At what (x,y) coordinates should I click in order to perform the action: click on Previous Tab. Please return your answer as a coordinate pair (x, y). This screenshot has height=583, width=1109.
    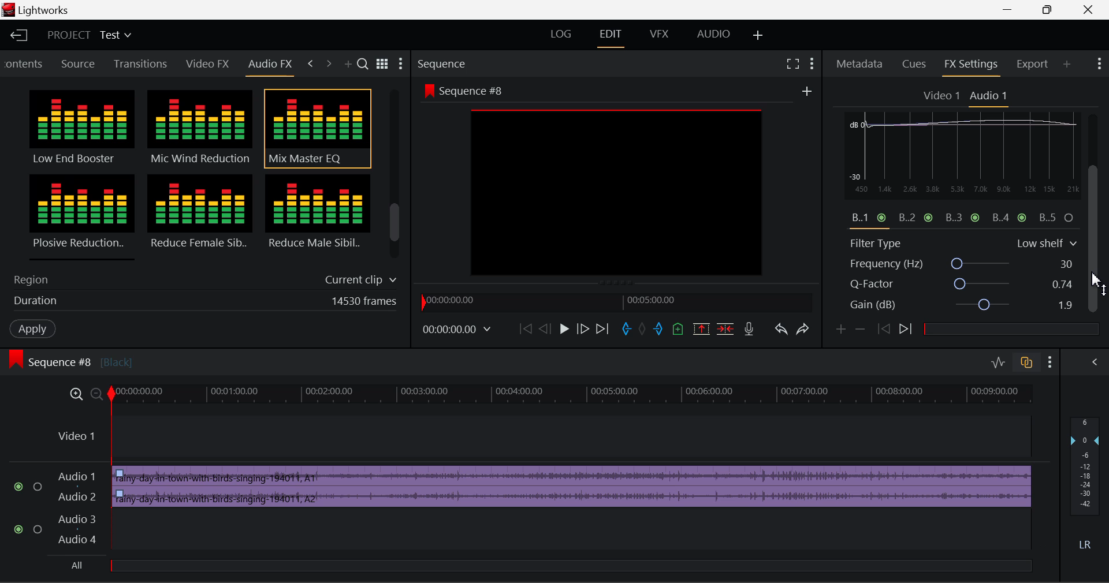
    Looking at the image, I should click on (311, 62).